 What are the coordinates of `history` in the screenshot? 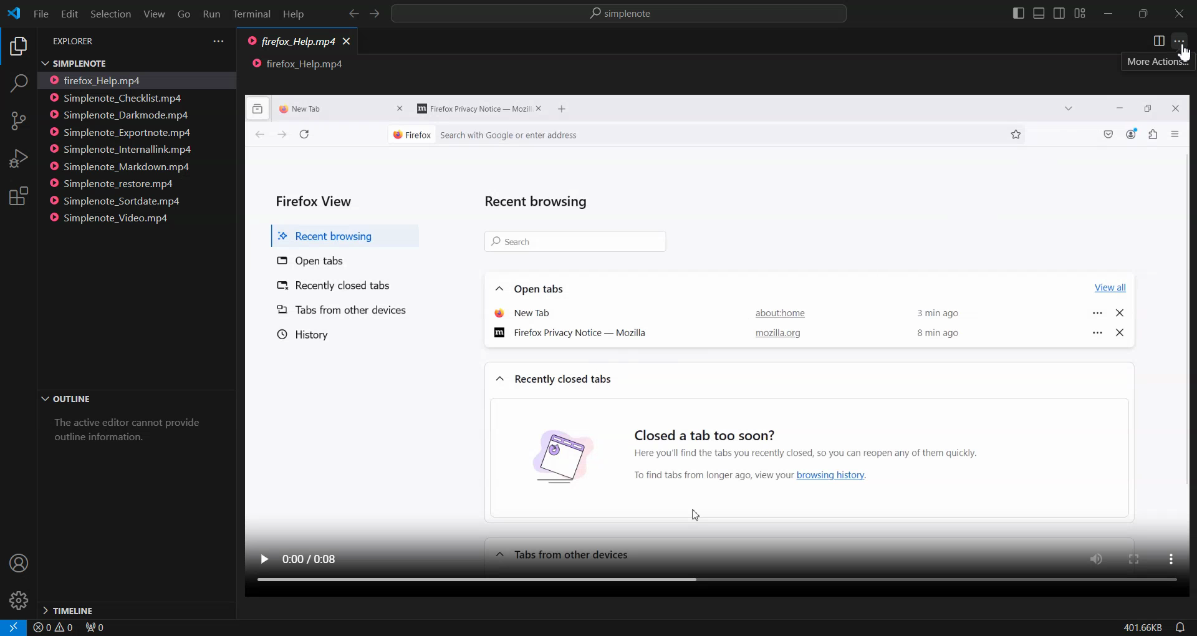 It's located at (301, 334).